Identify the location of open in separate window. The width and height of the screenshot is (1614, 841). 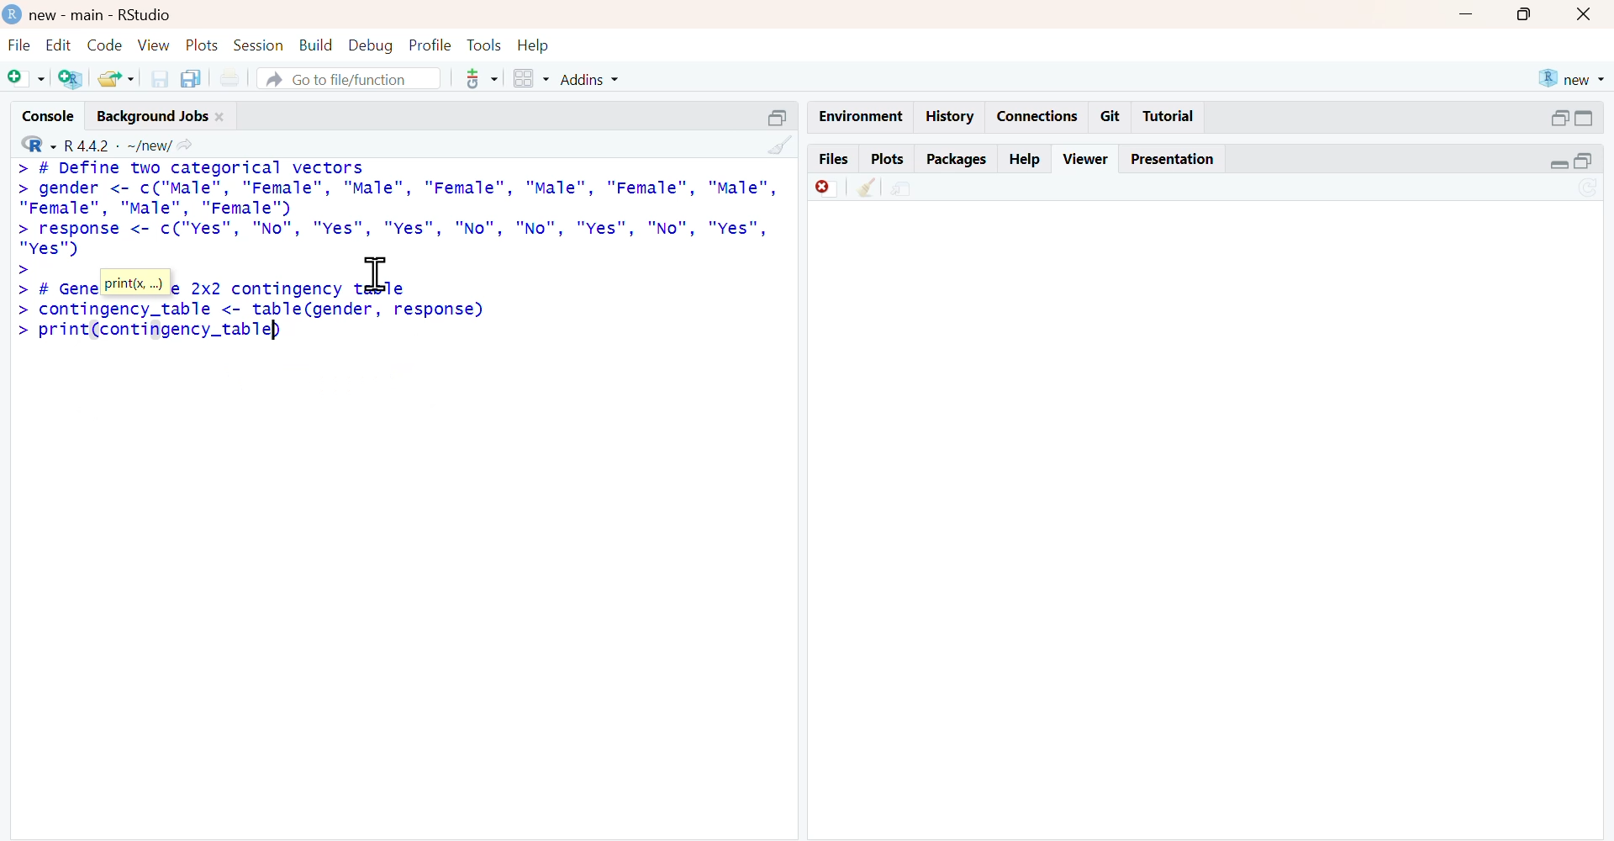
(1584, 161).